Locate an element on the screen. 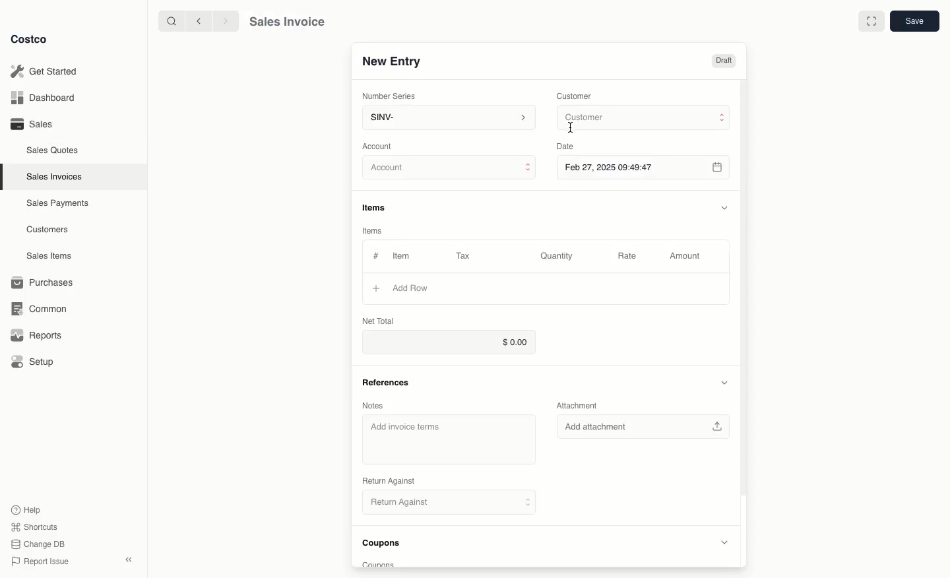  Setup is located at coordinates (34, 363).